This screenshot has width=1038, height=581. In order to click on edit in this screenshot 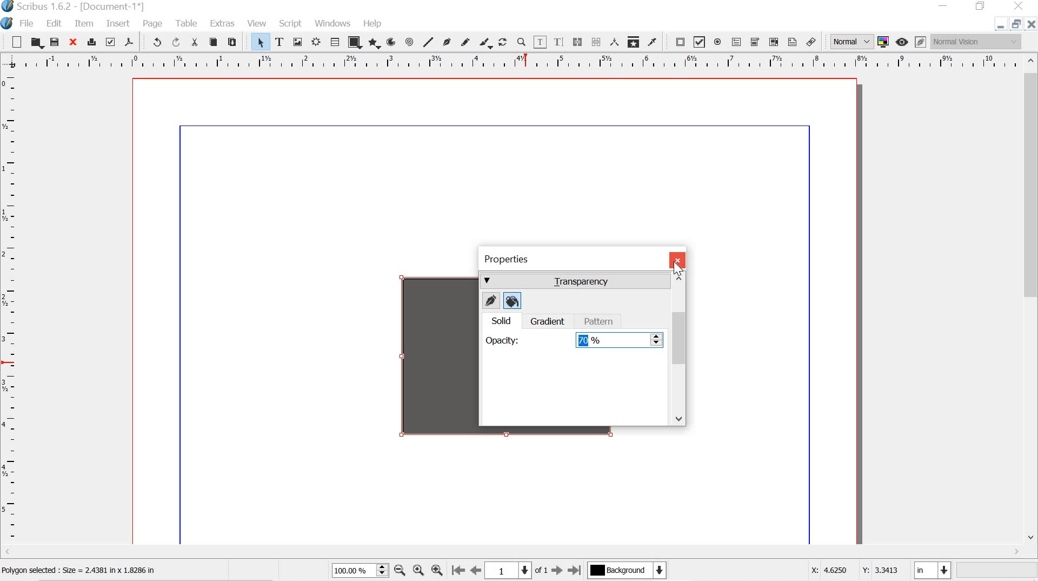, I will do `click(50, 23)`.